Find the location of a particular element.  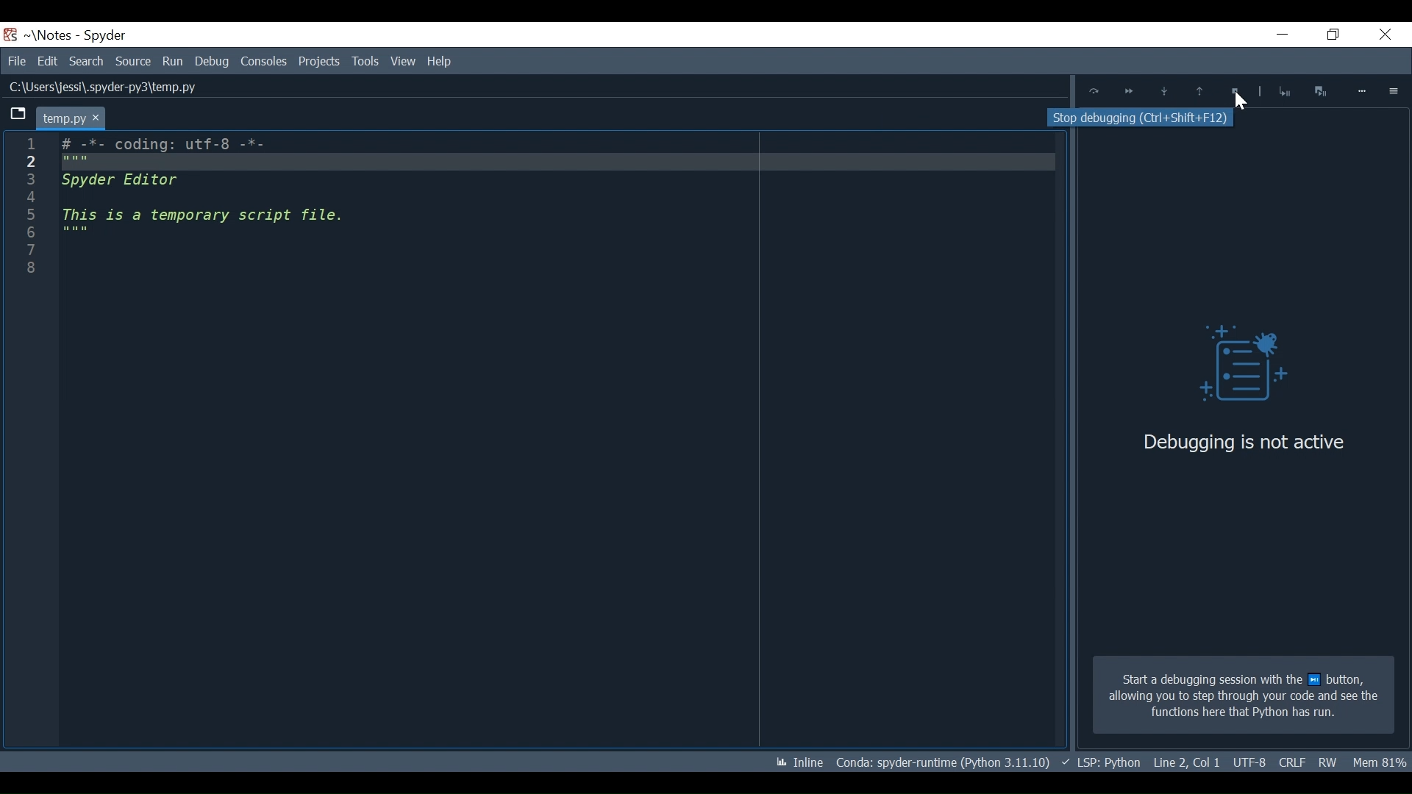

Cursor is located at coordinates (1241, 102).